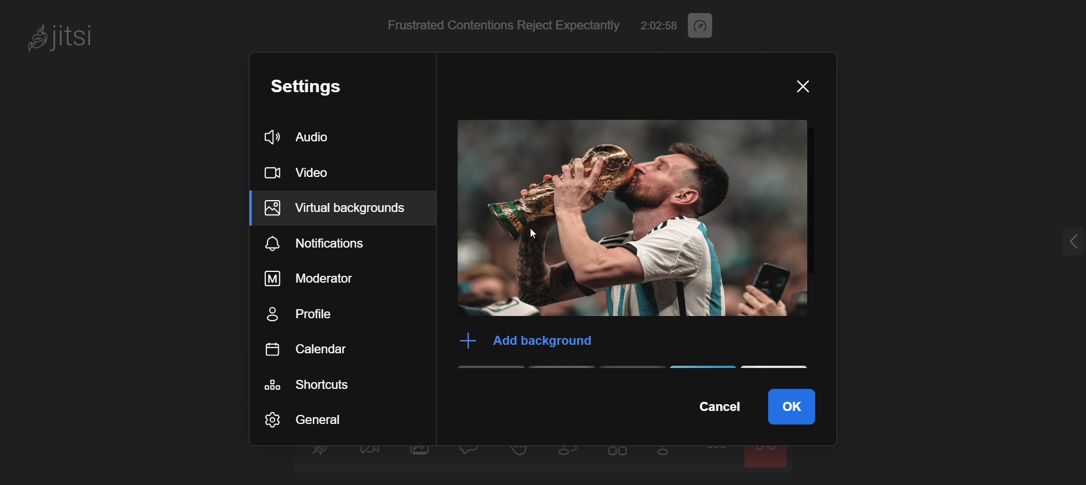  What do you see at coordinates (330, 279) in the screenshot?
I see `moderator` at bounding box center [330, 279].